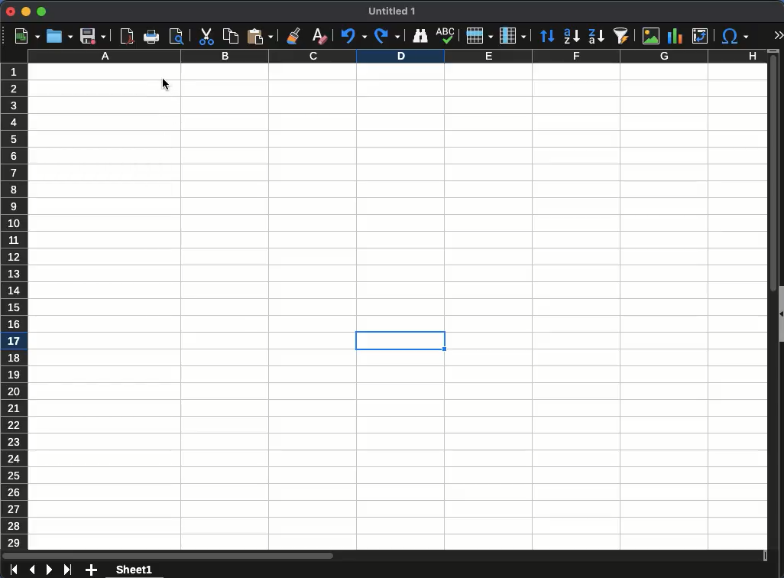 The height and width of the screenshot is (578, 784). What do you see at coordinates (397, 57) in the screenshot?
I see `column` at bounding box center [397, 57].